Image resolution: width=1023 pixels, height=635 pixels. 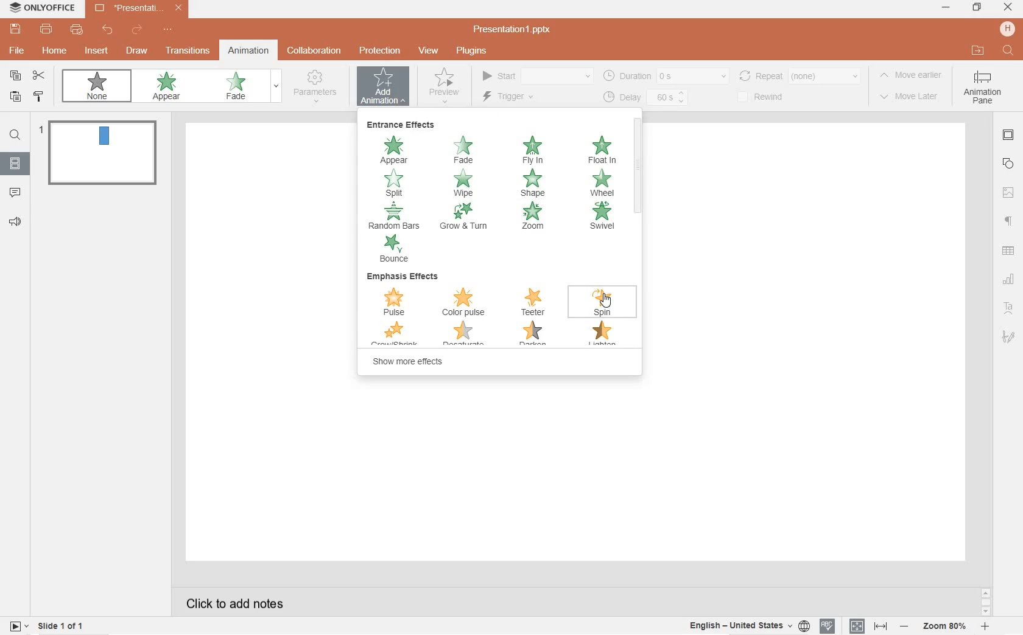 What do you see at coordinates (76, 30) in the screenshot?
I see `quick print` at bounding box center [76, 30].